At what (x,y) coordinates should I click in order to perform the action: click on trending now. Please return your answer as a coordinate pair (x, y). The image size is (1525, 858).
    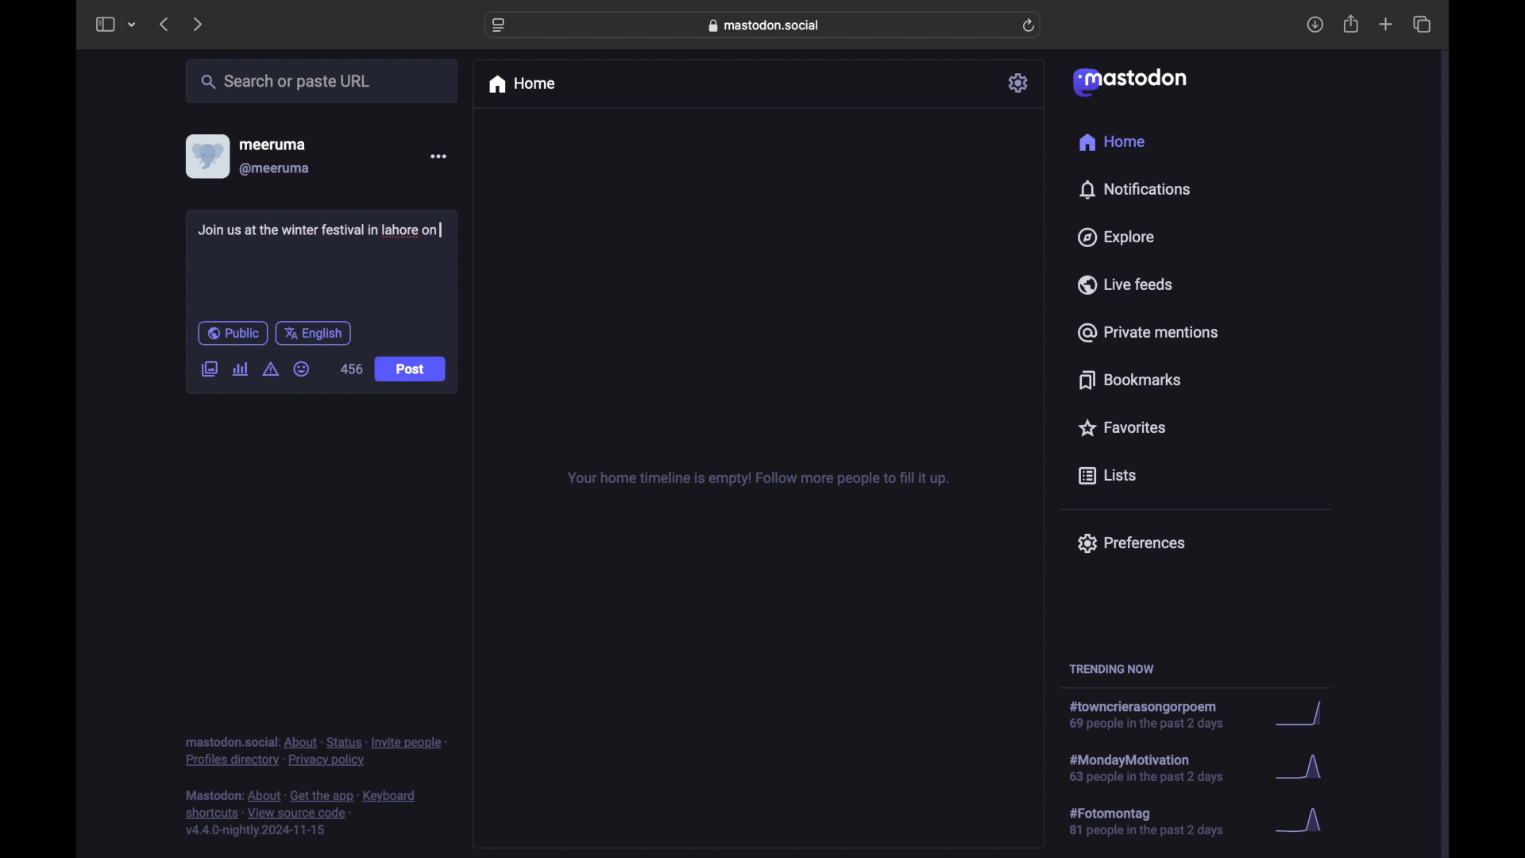
    Looking at the image, I should click on (1111, 669).